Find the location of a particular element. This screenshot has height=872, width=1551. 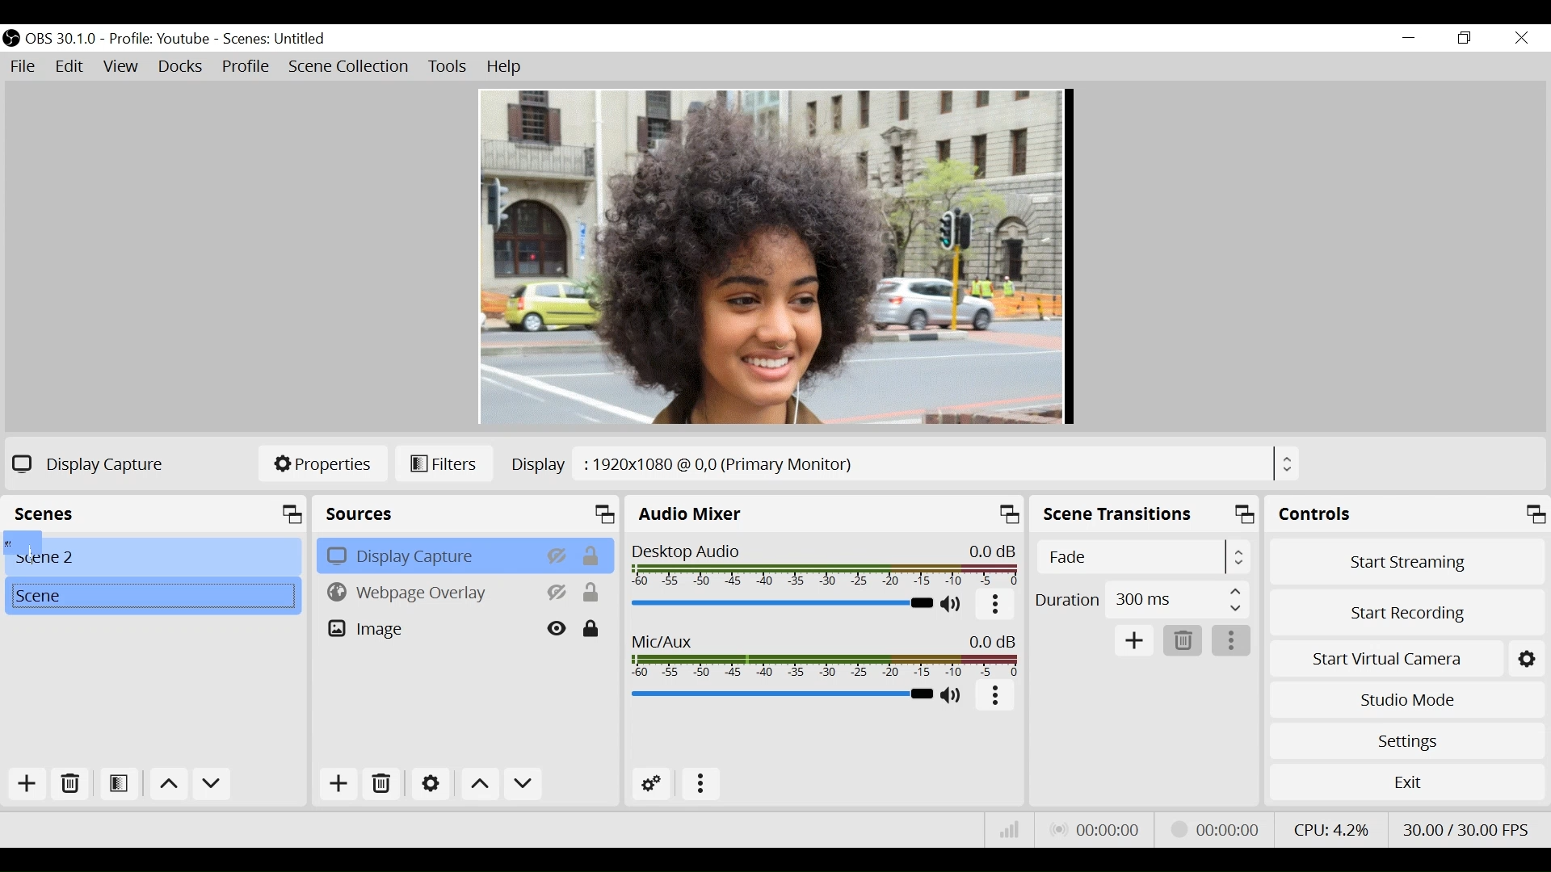

OBS Version is located at coordinates (62, 40).